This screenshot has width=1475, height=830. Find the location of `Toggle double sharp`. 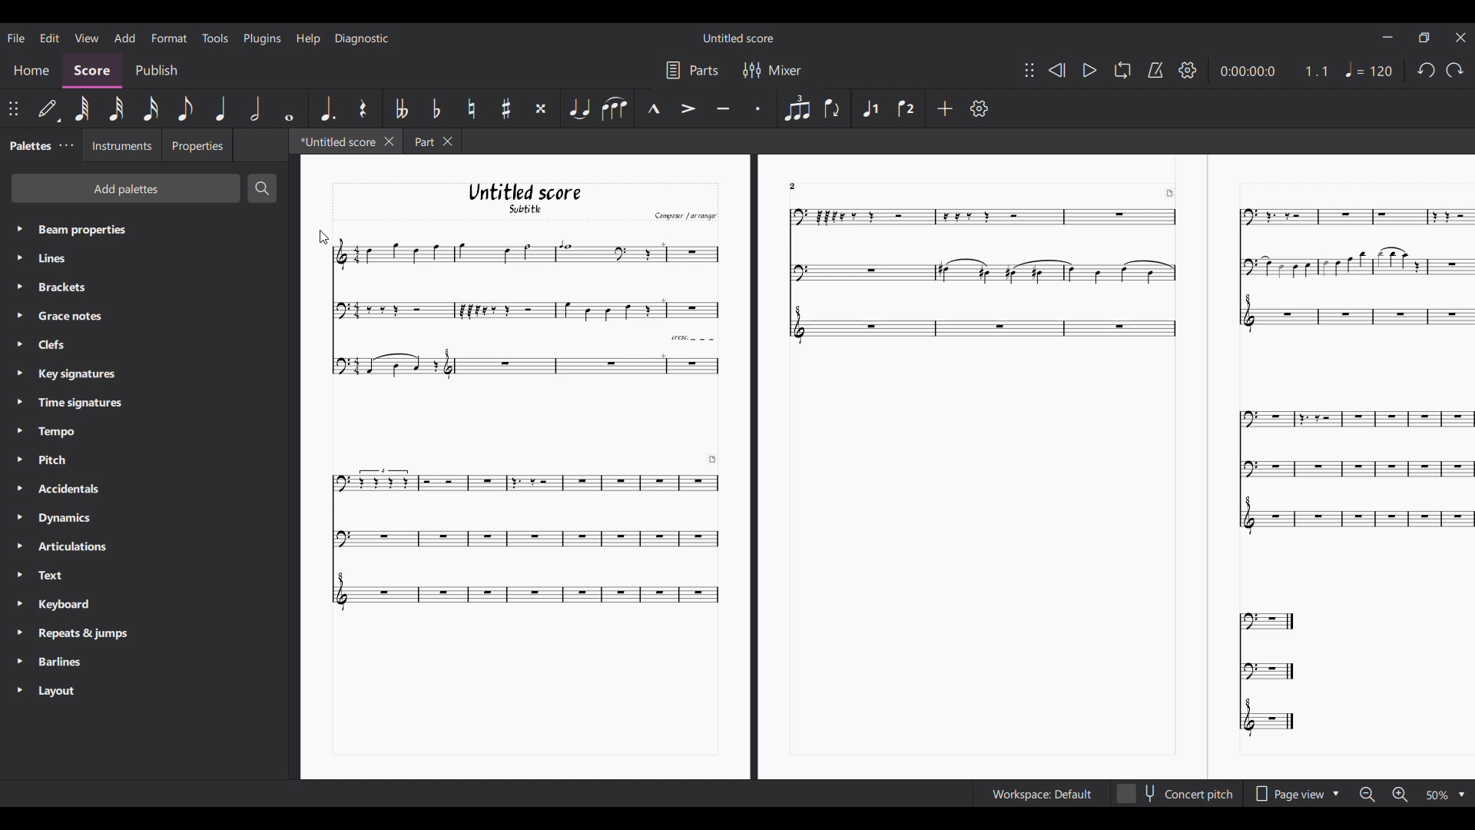

Toggle double sharp is located at coordinates (540, 108).